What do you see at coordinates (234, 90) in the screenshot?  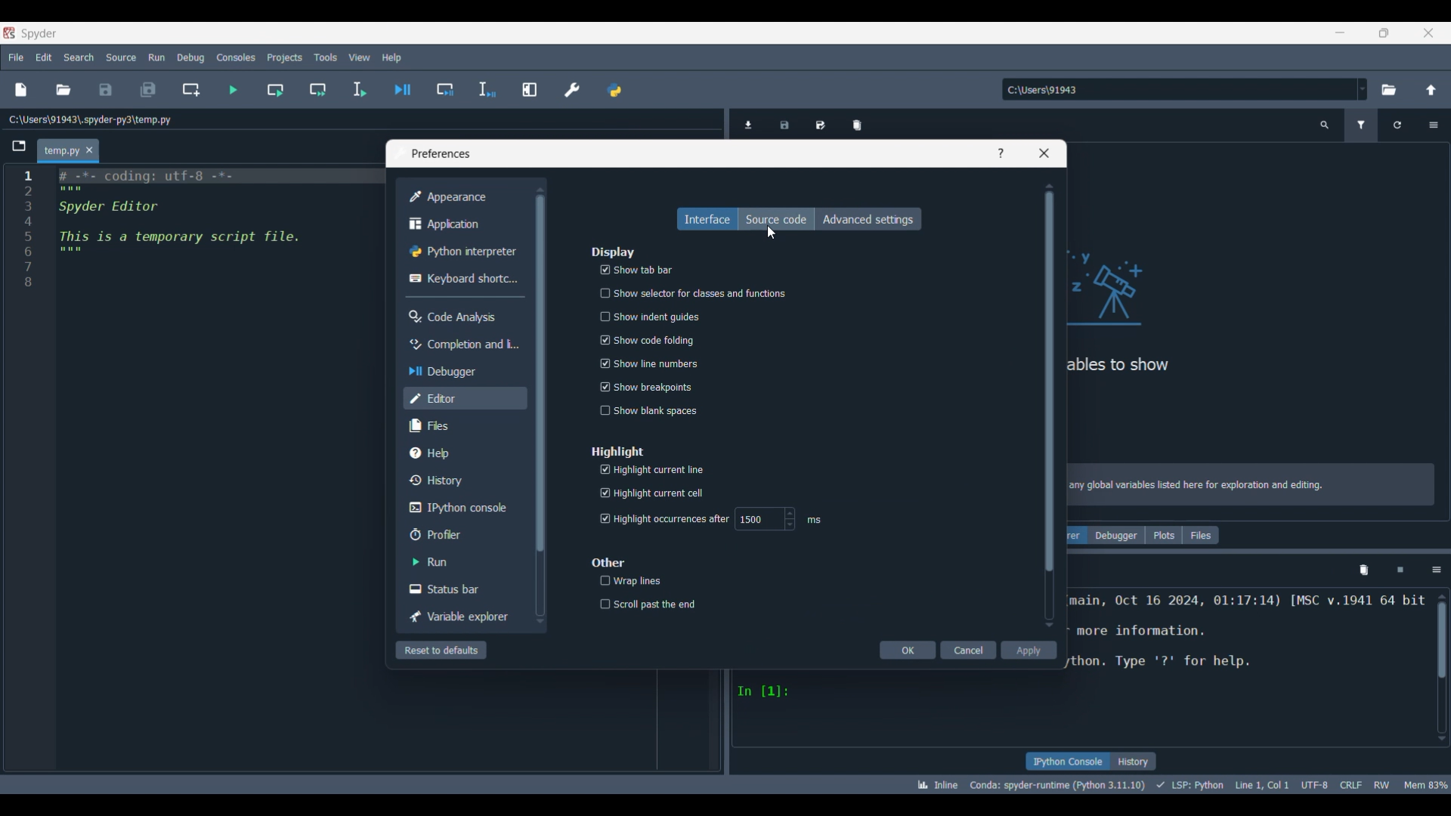 I see `Run file` at bounding box center [234, 90].